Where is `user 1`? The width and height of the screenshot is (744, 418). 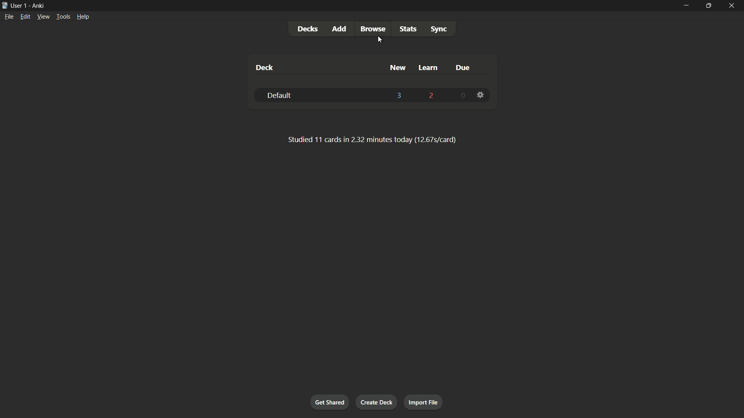 user 1 is located at coordinates (19, 5).